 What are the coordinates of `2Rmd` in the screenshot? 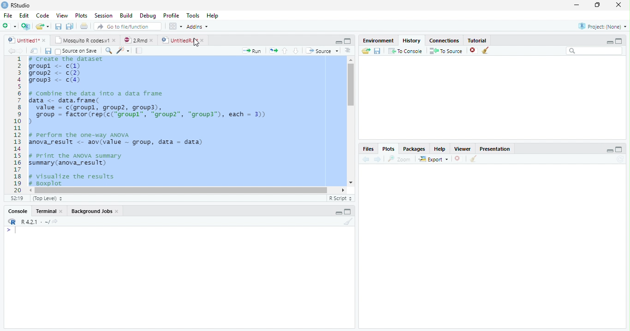 It's located at (138, 39).